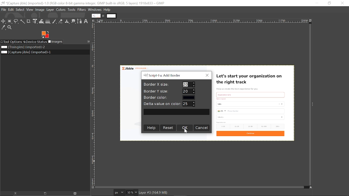 This screenshot has width=349, height=196. Describe the element at coordinates (315, 3) in the screenshot. I see `Minimize` at that location.